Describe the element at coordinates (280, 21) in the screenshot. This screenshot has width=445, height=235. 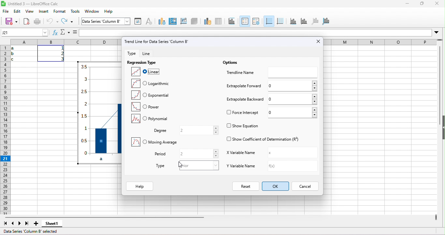
I see `vertical grides` at that location.